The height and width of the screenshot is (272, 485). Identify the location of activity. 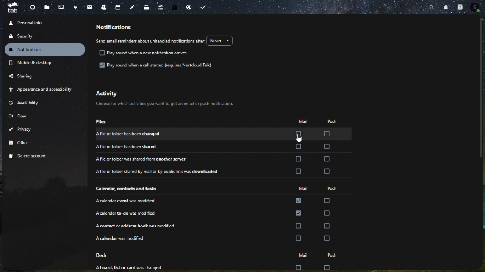
(74, 6).